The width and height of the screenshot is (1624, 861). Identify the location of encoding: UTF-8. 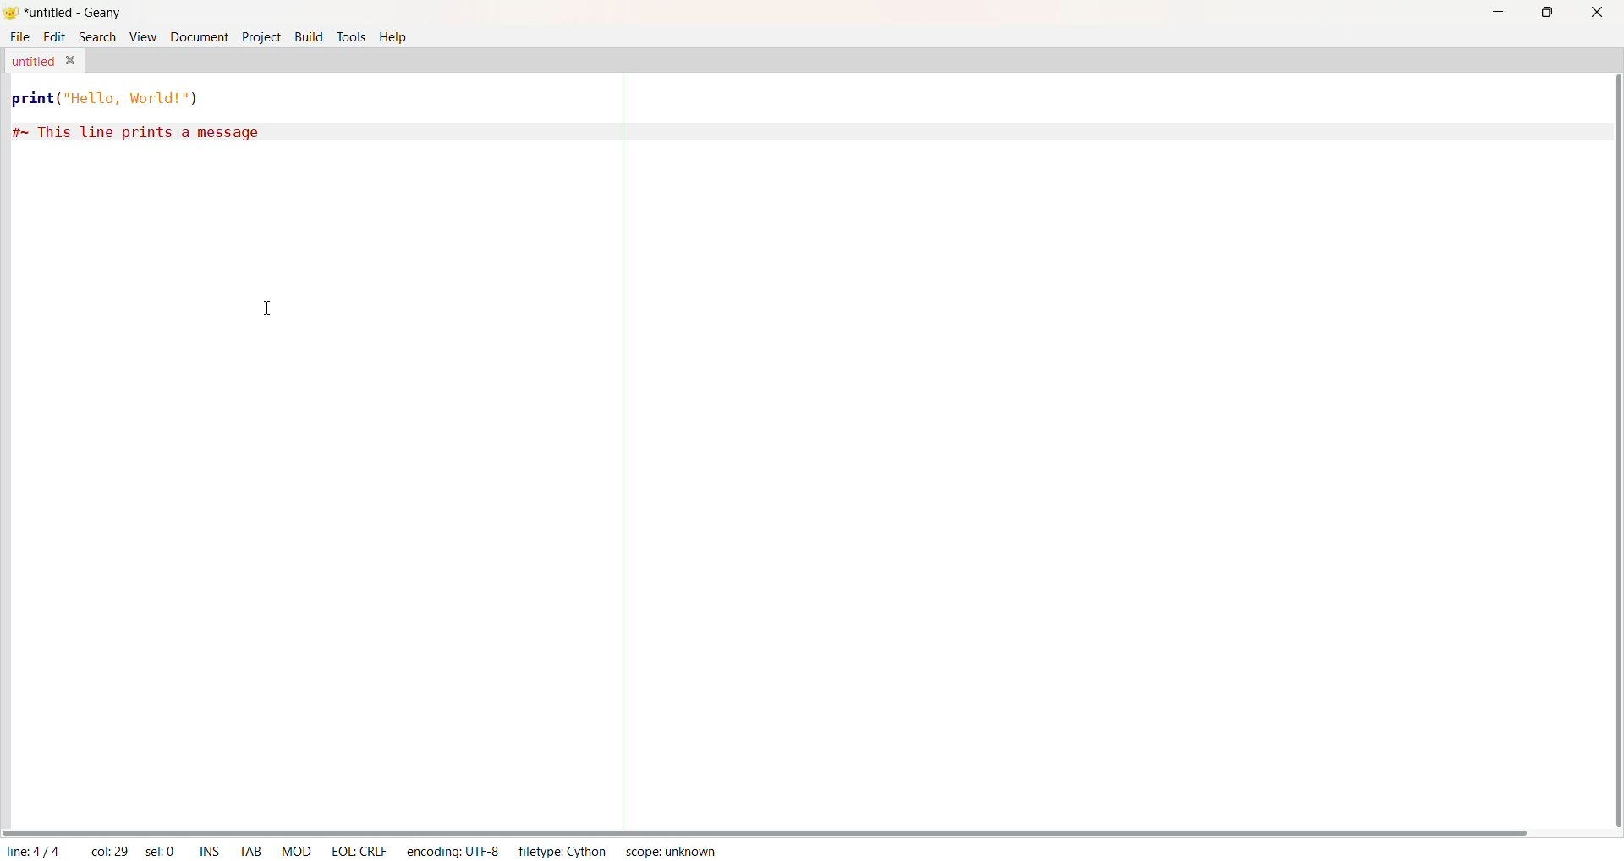
(453, 851).